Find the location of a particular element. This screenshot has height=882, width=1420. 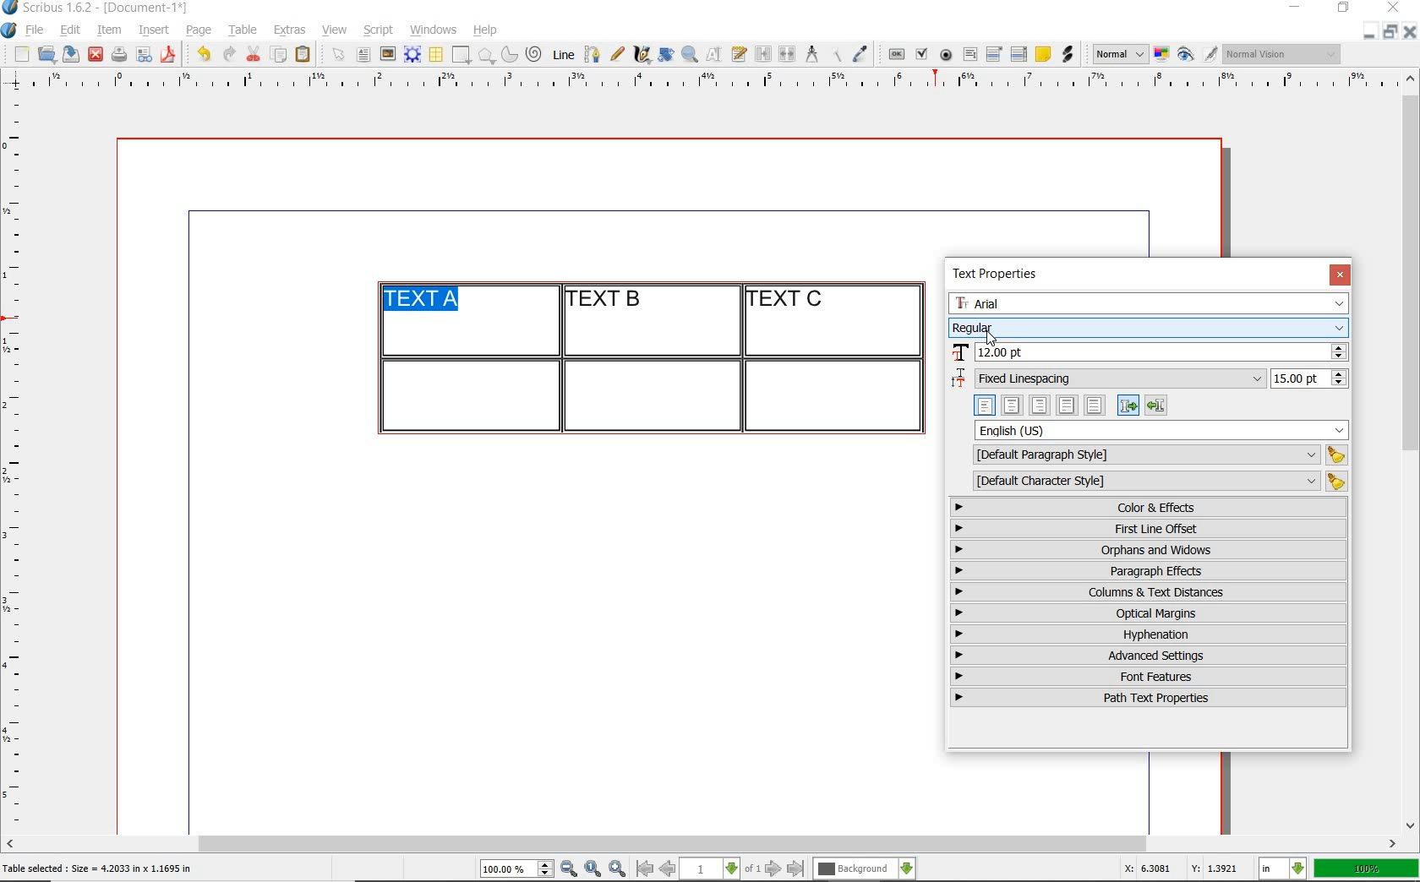

edit contents of frame is located at coordinates (714, 53).